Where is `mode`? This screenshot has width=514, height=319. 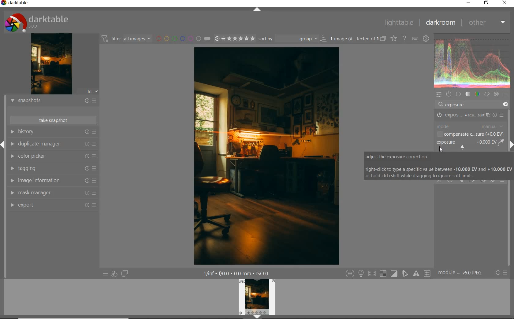 mode is located at coordinates (470, 127).